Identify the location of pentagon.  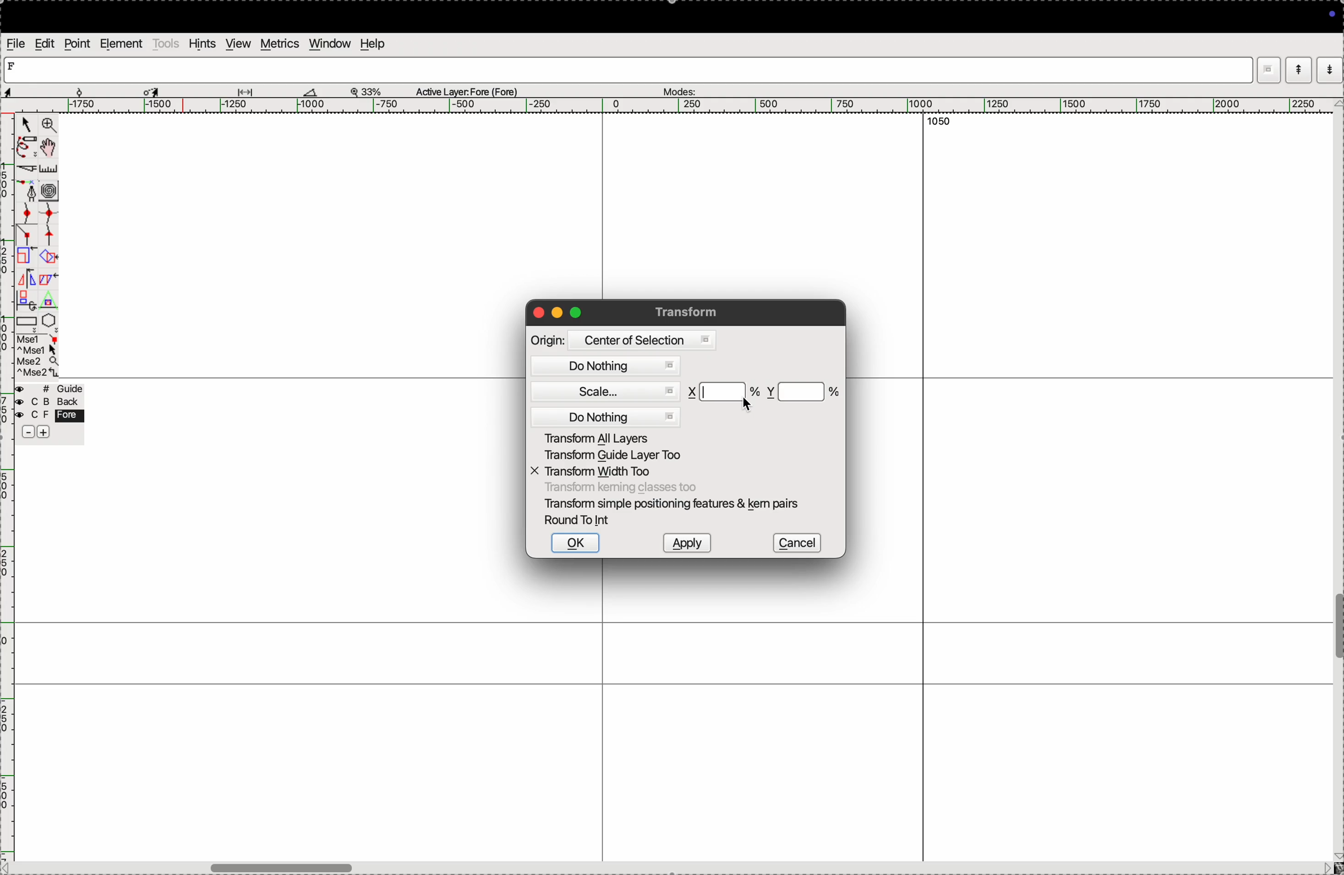
(49, 321).